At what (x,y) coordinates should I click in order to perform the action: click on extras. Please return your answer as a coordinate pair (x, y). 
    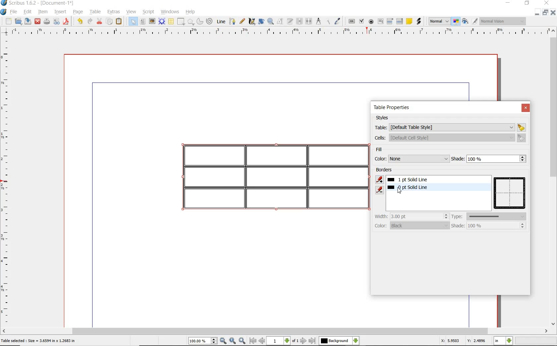
    Looking at the image, I should click on (114, 12).